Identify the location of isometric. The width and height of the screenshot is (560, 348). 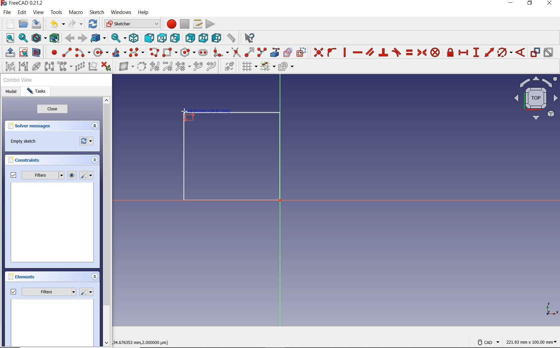
(134, 38).